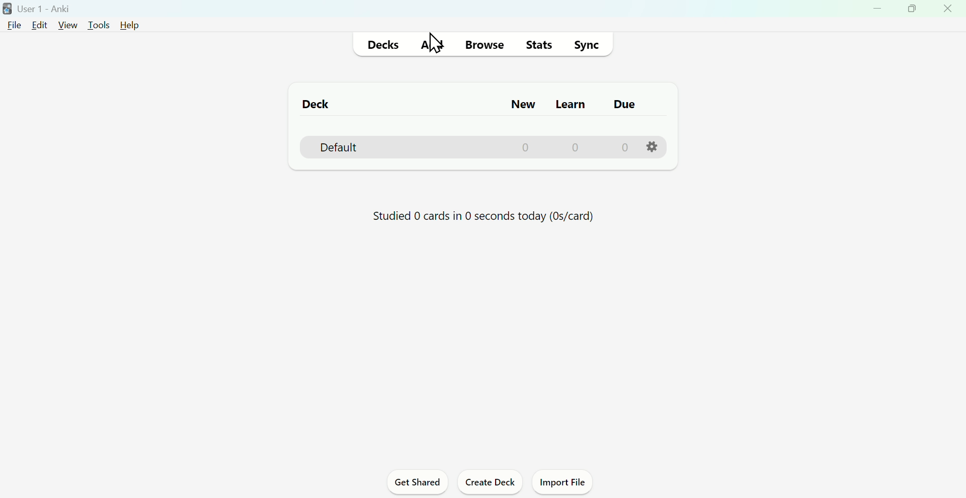  Describe the element at coordinates (418, 481) in the screenshot. I see `Get shared` at that location.